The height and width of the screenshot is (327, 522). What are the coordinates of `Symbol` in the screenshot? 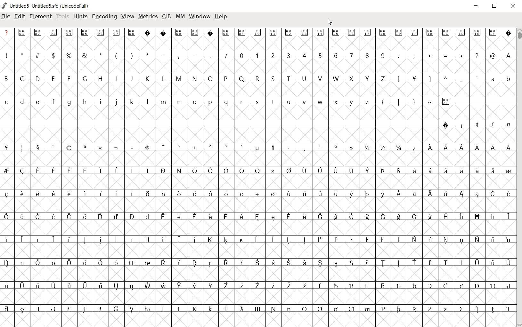 It's located at (304, 263).